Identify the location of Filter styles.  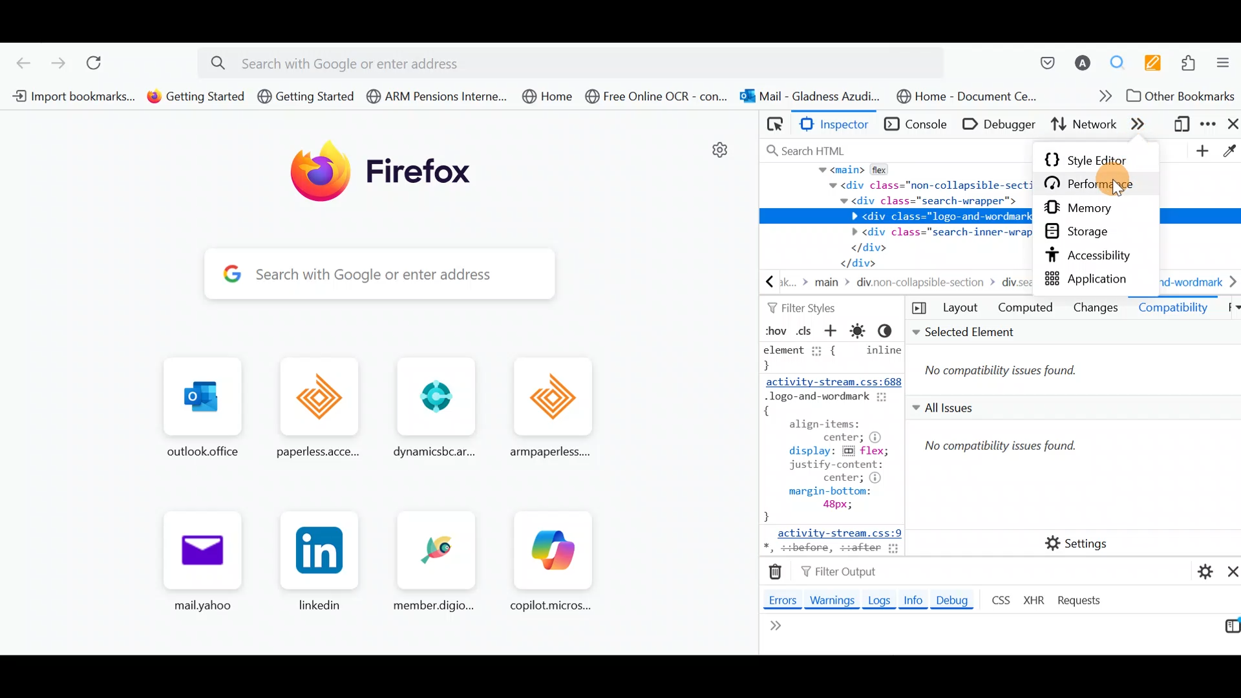
(801, 307).